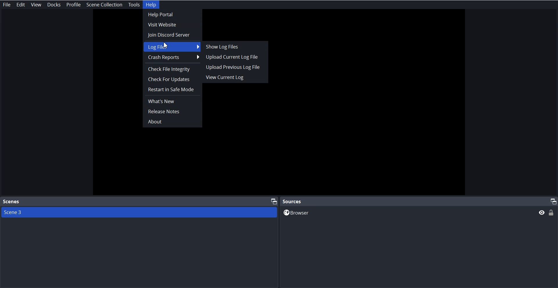 The width and height of the screenshot is (558, 288). I want to click on Join Discord Server, so click(172, 35).